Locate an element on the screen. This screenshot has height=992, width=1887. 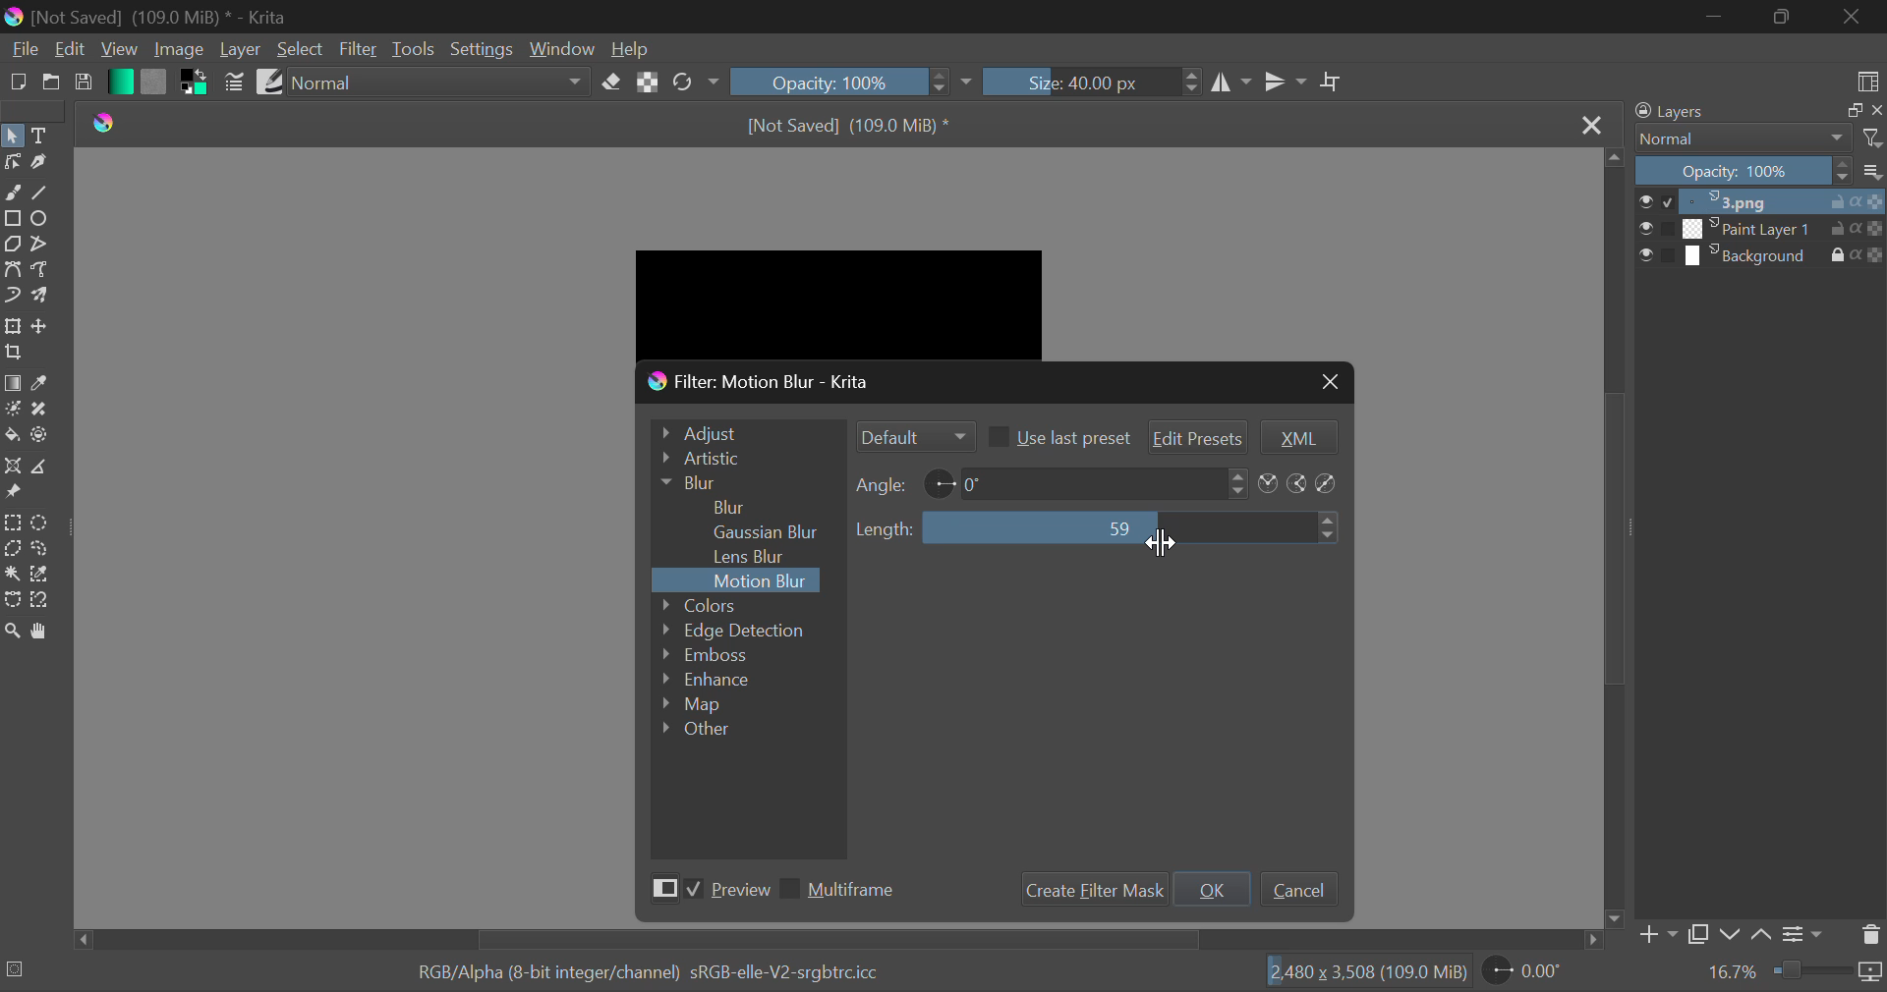
Eraser is located at coordinates (612, 82).